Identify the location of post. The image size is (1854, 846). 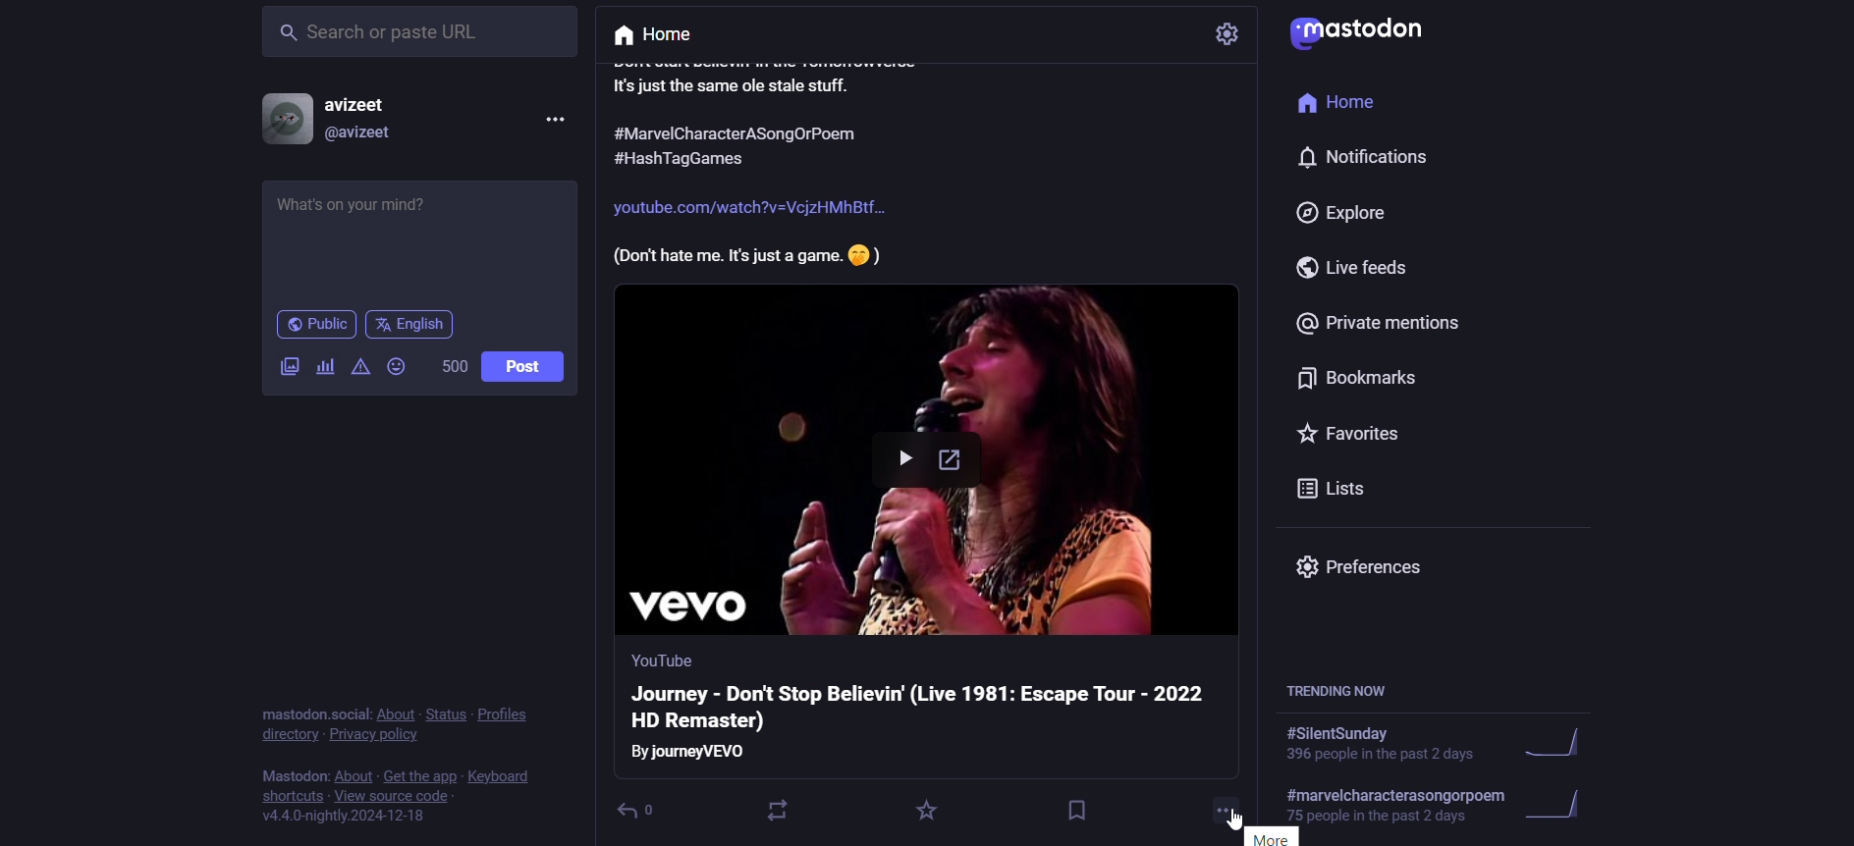
(527, 369).